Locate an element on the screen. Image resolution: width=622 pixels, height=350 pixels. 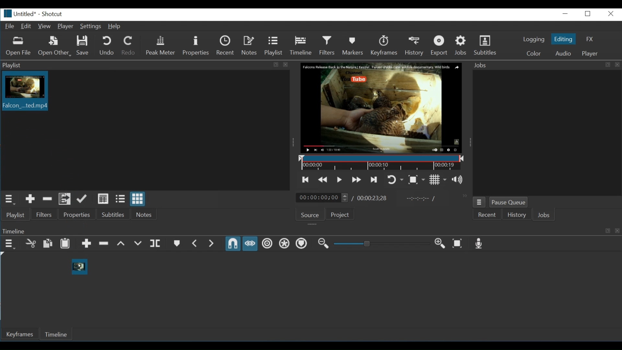
Copy is located at coordinates (48, 244).